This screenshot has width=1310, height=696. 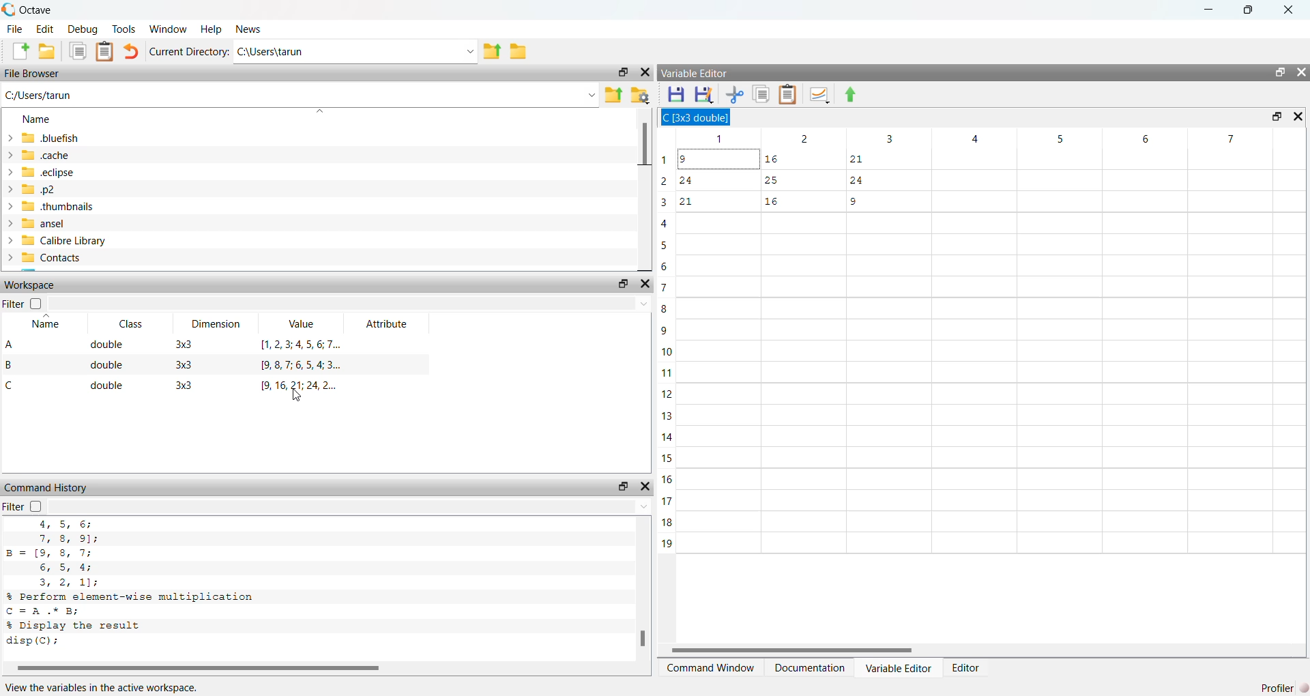 What do you see at coordinates (851, 93) in the screenshot?
I see `Export` at bounding box center [851, 93].